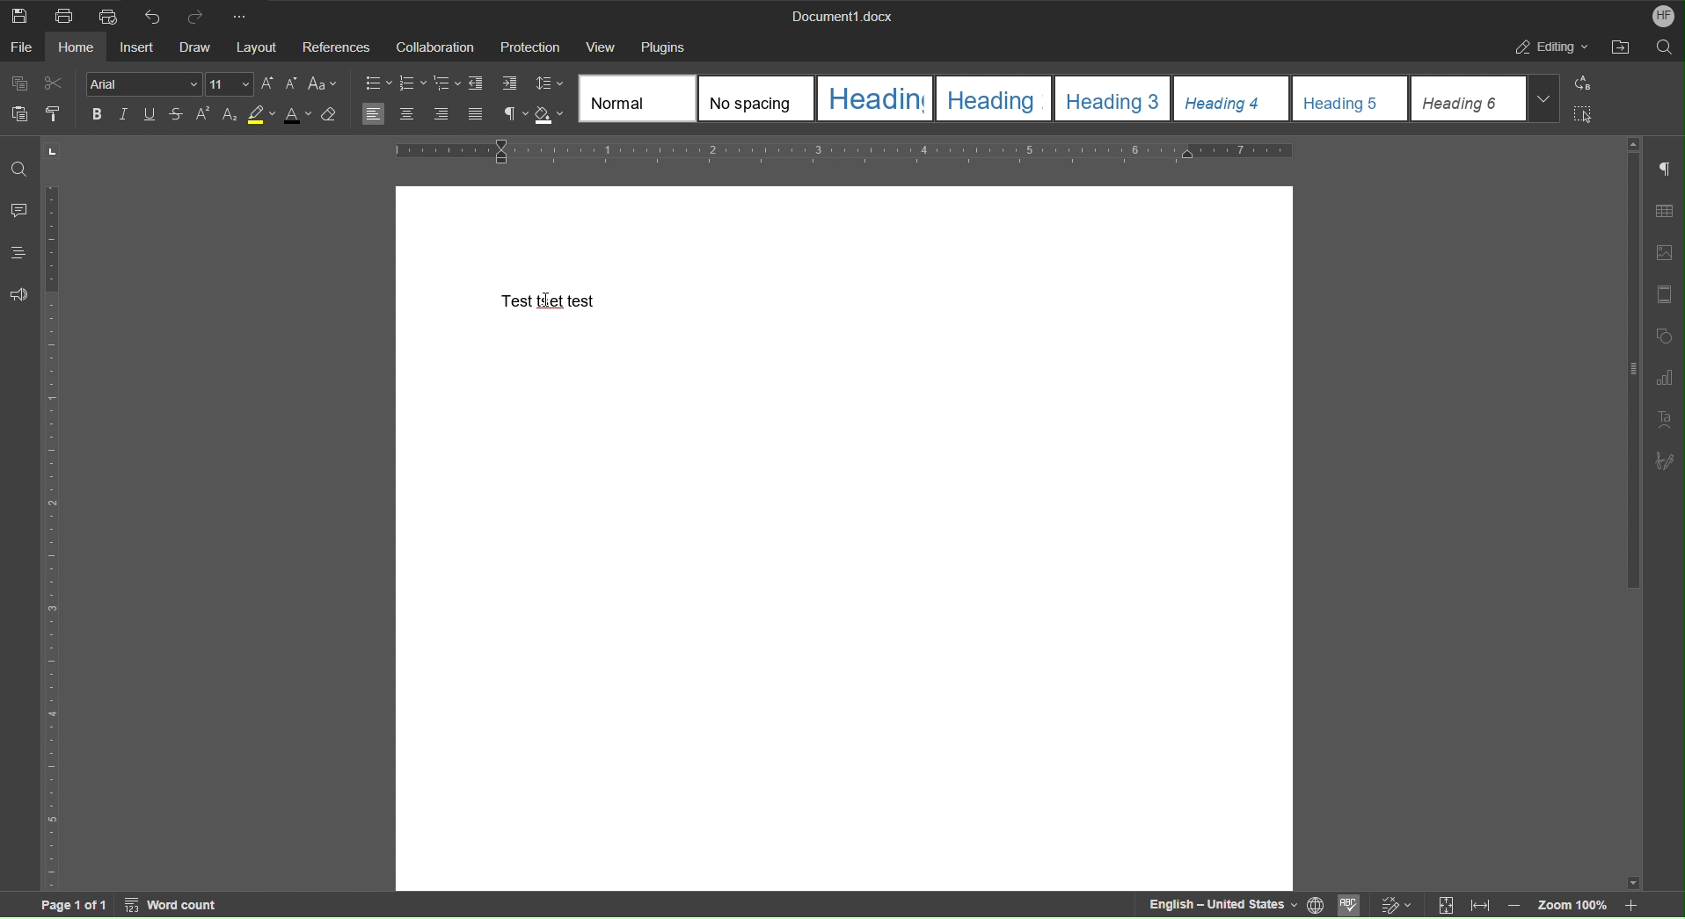 This screenshot has height=919, width=1685. What do you see at coordinates (547, 300) in the screenshot?
I see `Cursor` at bounding box center [547, 300].